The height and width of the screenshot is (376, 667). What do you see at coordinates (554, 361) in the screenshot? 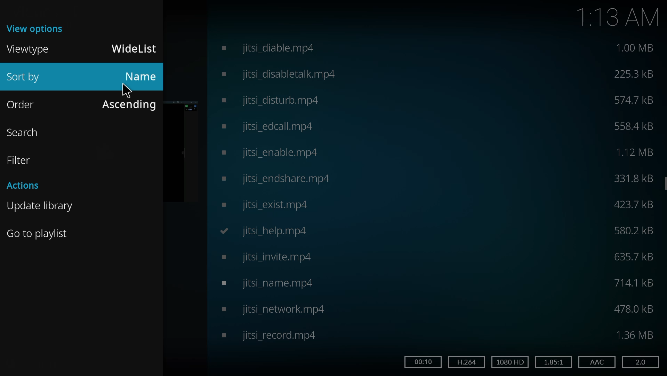
I see `1` at bounding box center [554, 361].